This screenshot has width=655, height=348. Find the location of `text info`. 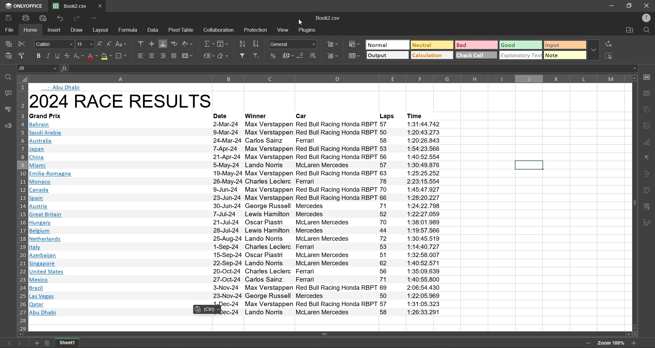

text info is located at coordinates (236, 206).